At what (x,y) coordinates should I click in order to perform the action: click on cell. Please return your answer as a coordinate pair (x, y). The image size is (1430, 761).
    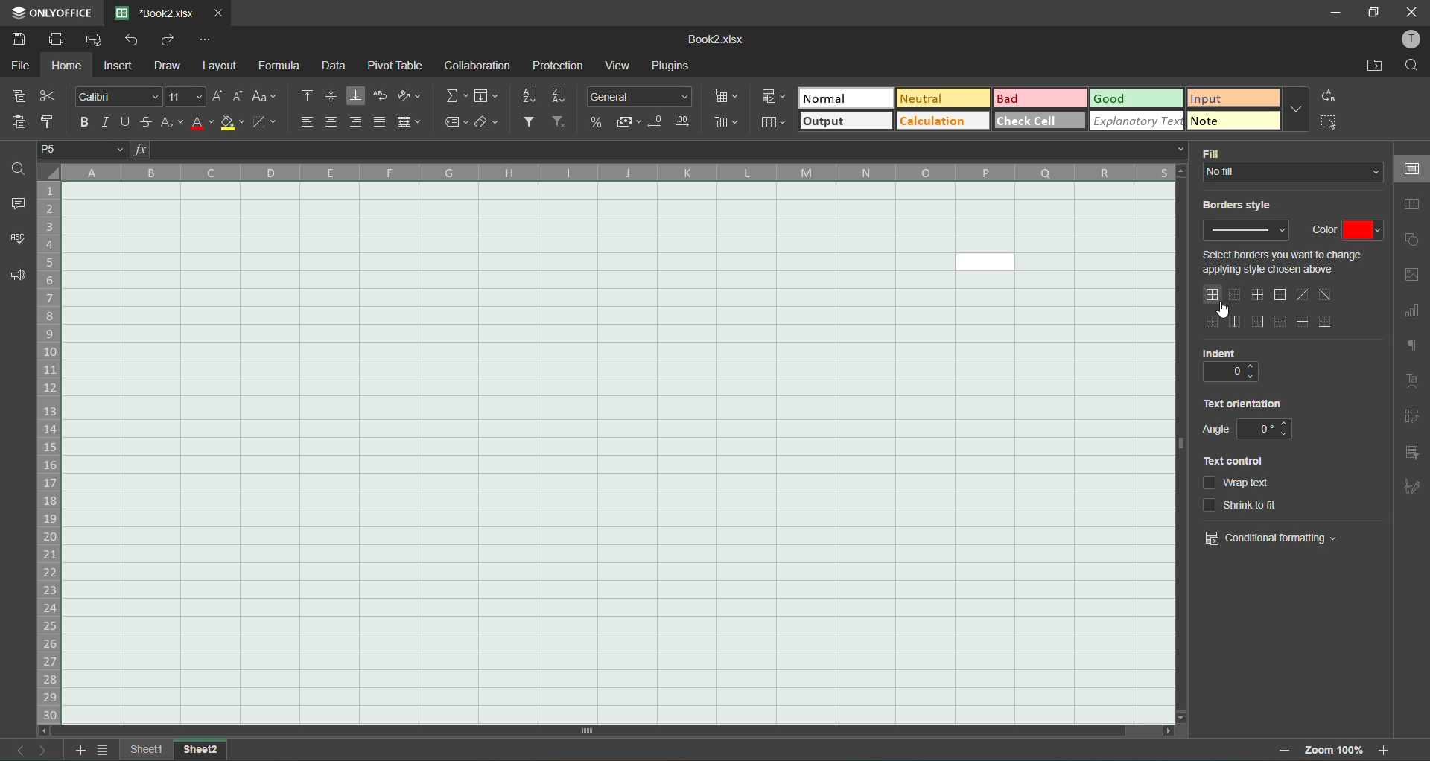
    Looking at the image, I should click on (614, 451).